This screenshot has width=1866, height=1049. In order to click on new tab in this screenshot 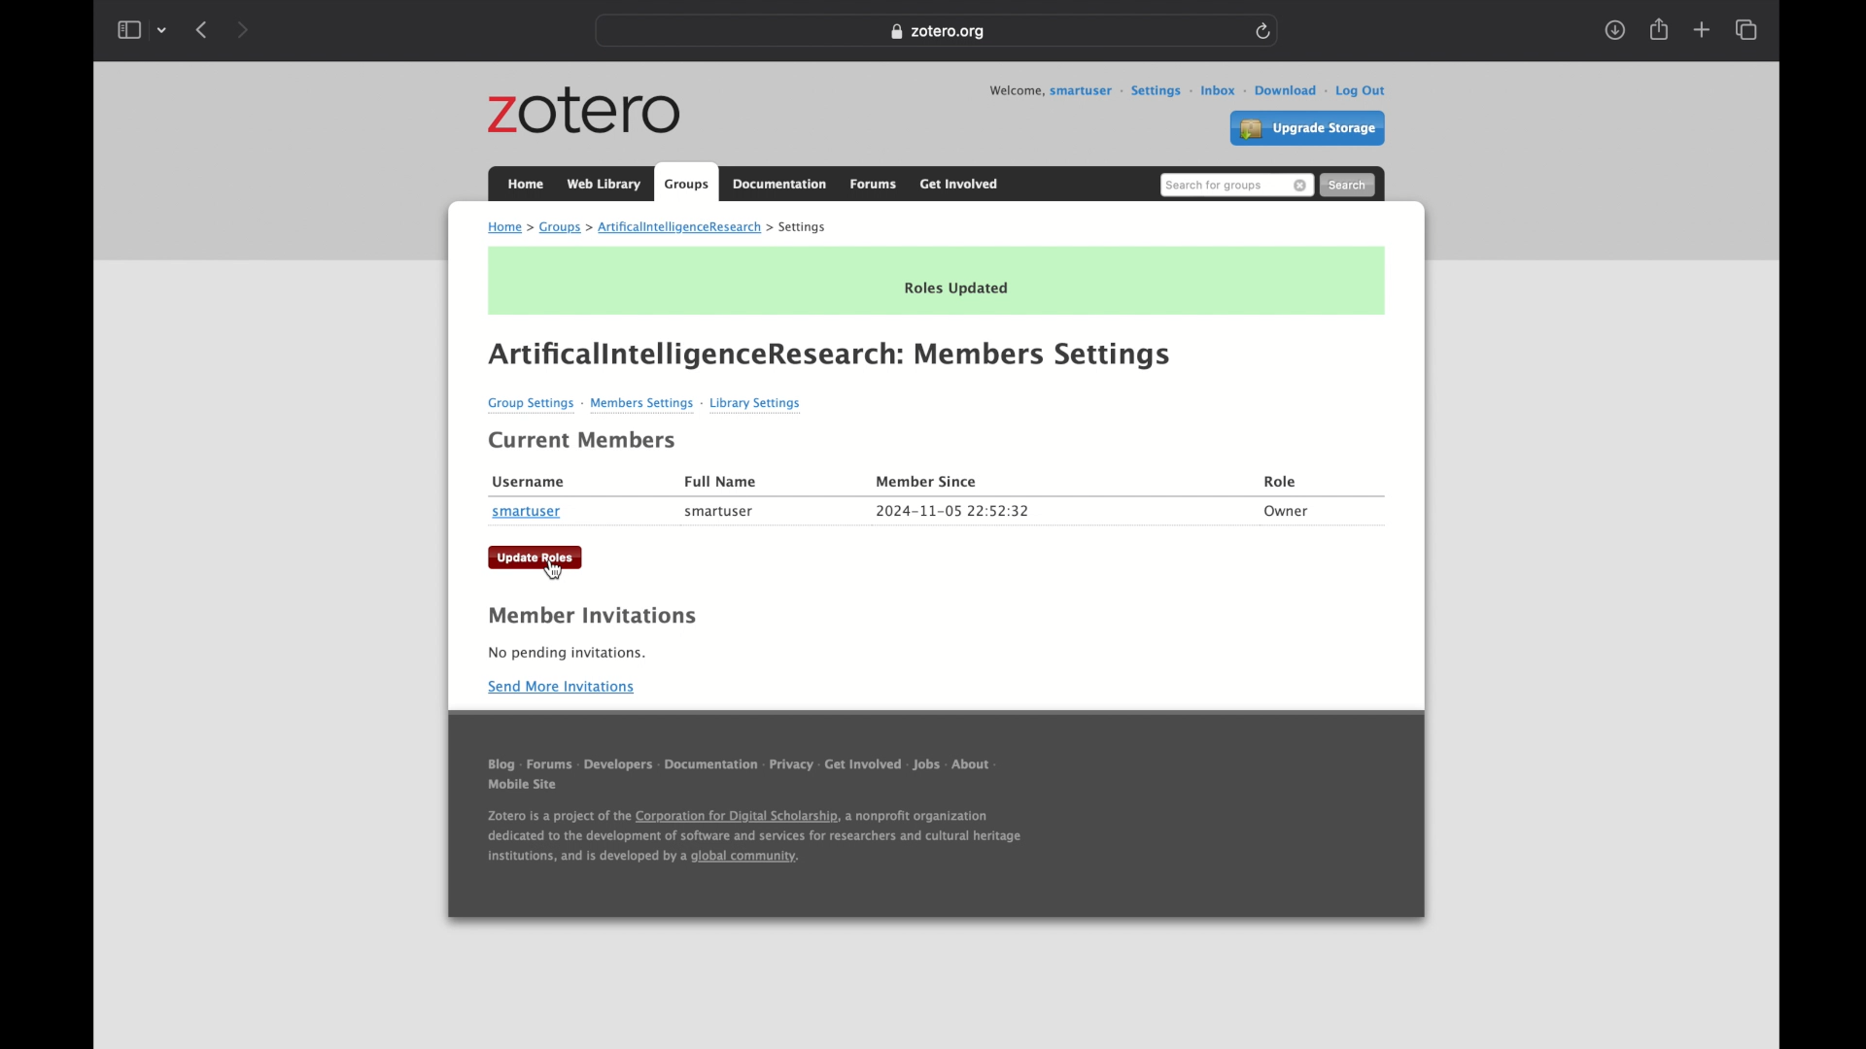, I will do `click(1702, 29)`.